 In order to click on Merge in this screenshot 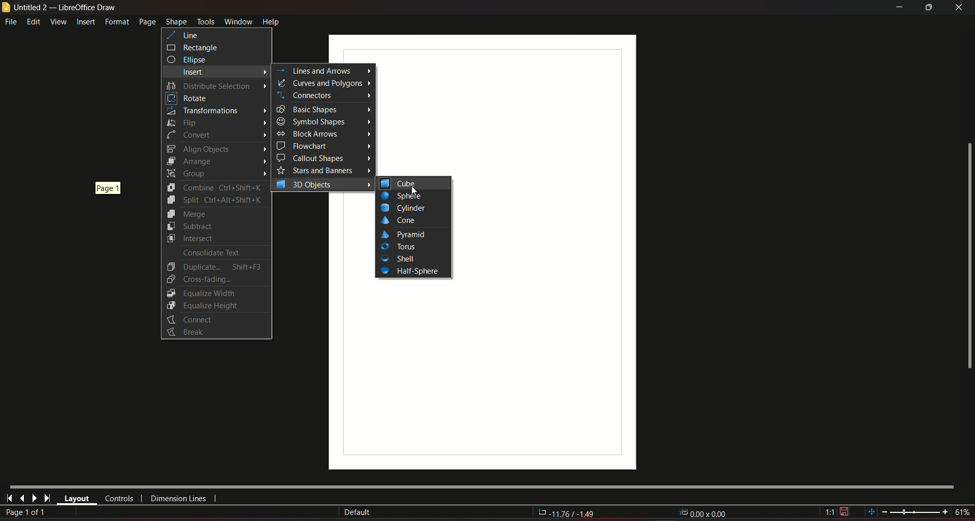, I will do `click(188, 214)`.